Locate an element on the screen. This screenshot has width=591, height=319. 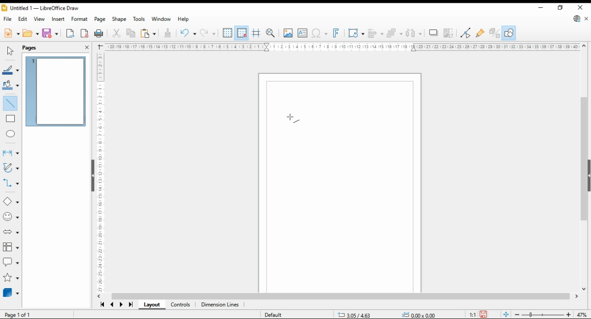
view is located at coordinates (40, 19).